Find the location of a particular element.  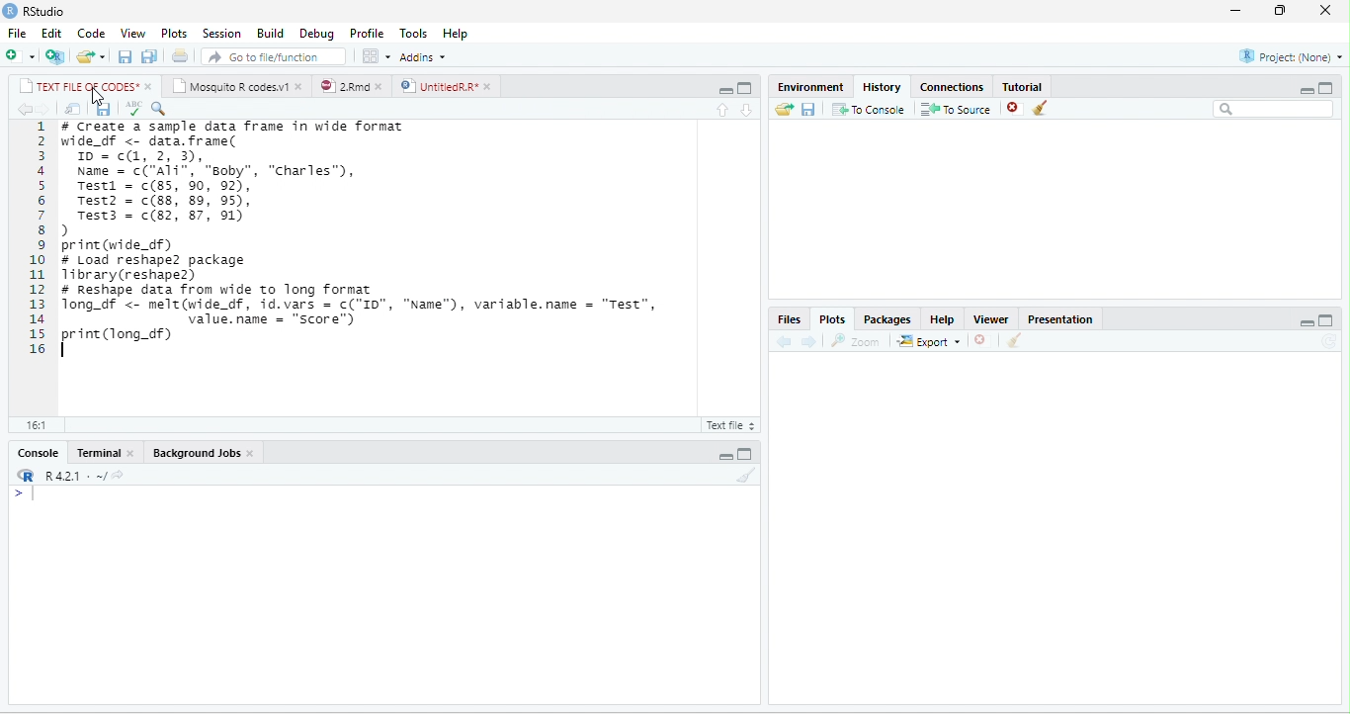

minimize is located at coordinates (1234, 12).